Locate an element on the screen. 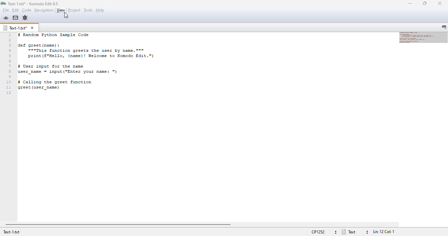 The image size is (448, 236). cursor is located at coordinates (66, 15).